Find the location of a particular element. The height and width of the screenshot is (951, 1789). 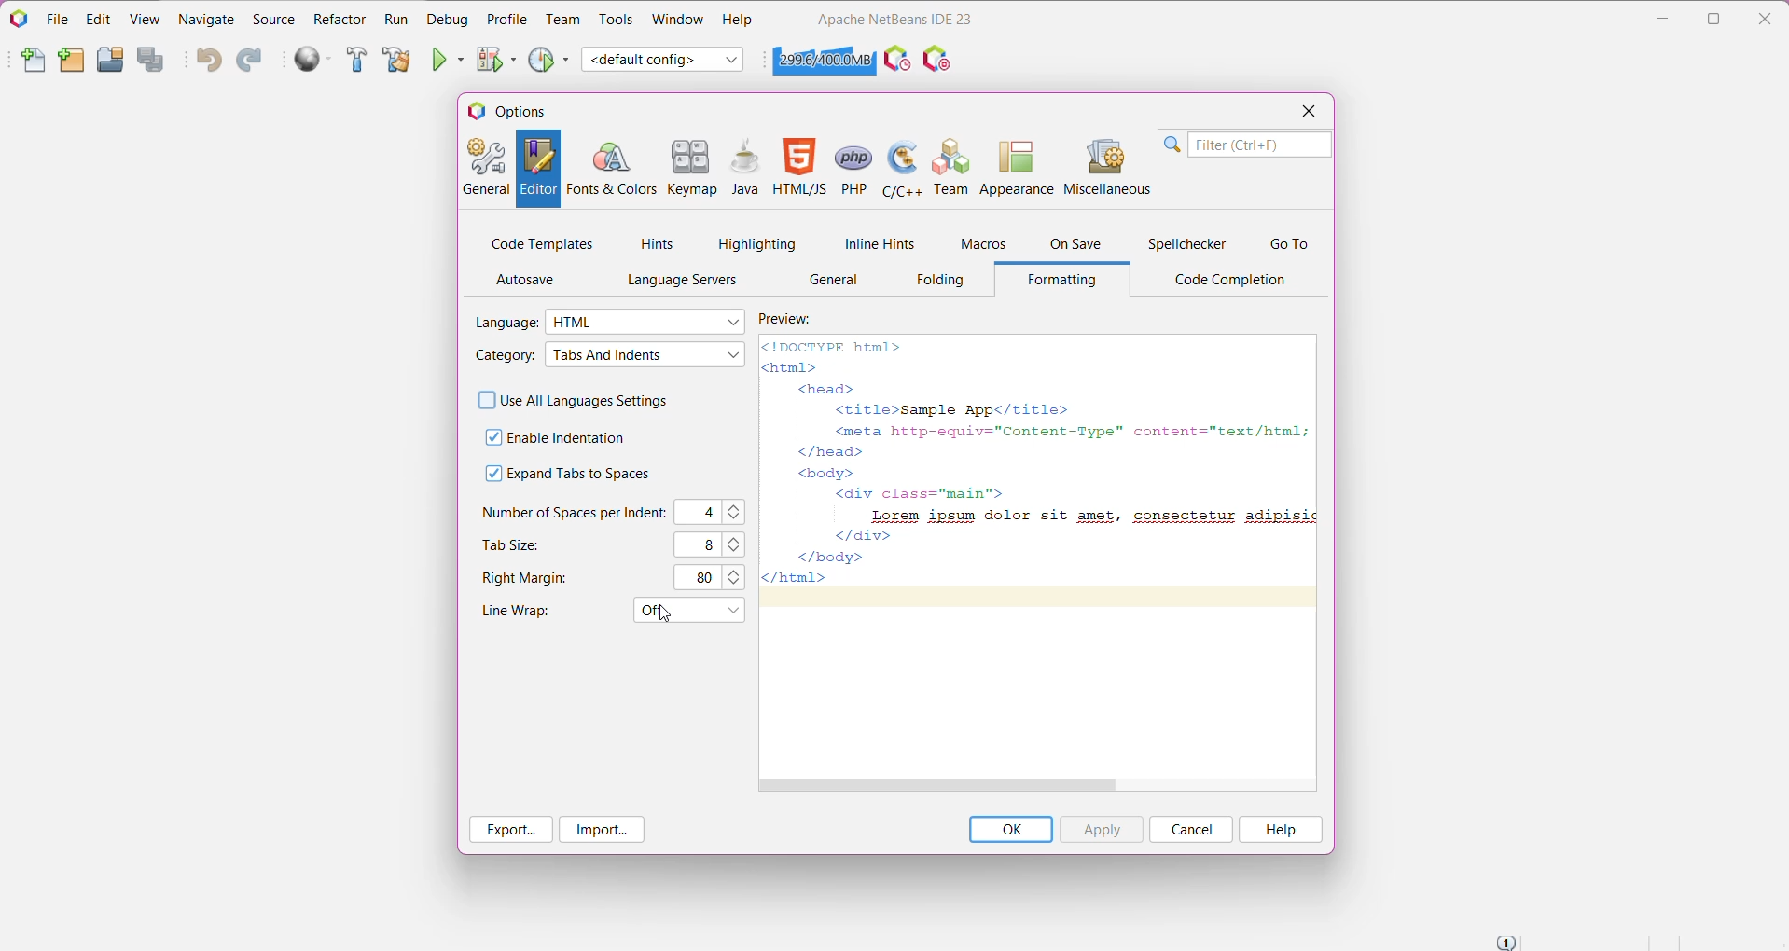

Run All is located at coordinates (314, 60).